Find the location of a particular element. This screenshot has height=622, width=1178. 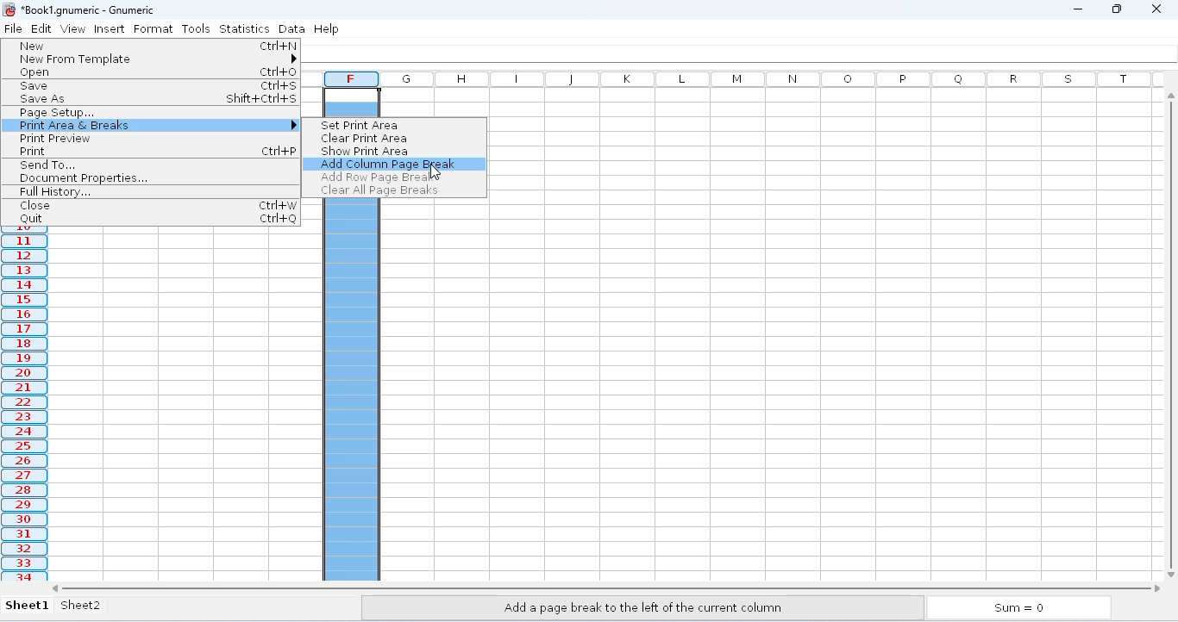

document properties is located at coordinates (83, 178).